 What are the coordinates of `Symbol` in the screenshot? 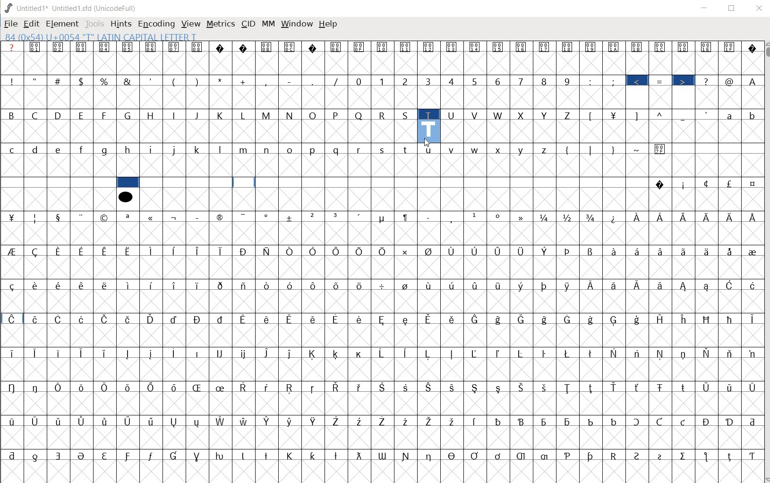 It's located at (751, 456).